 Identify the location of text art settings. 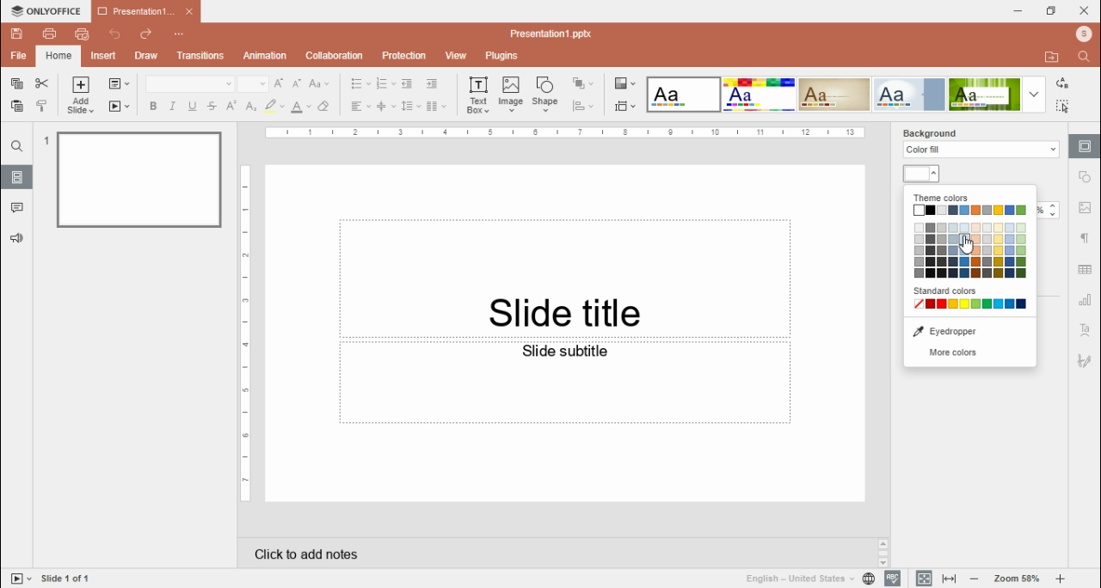
(1086, 331).